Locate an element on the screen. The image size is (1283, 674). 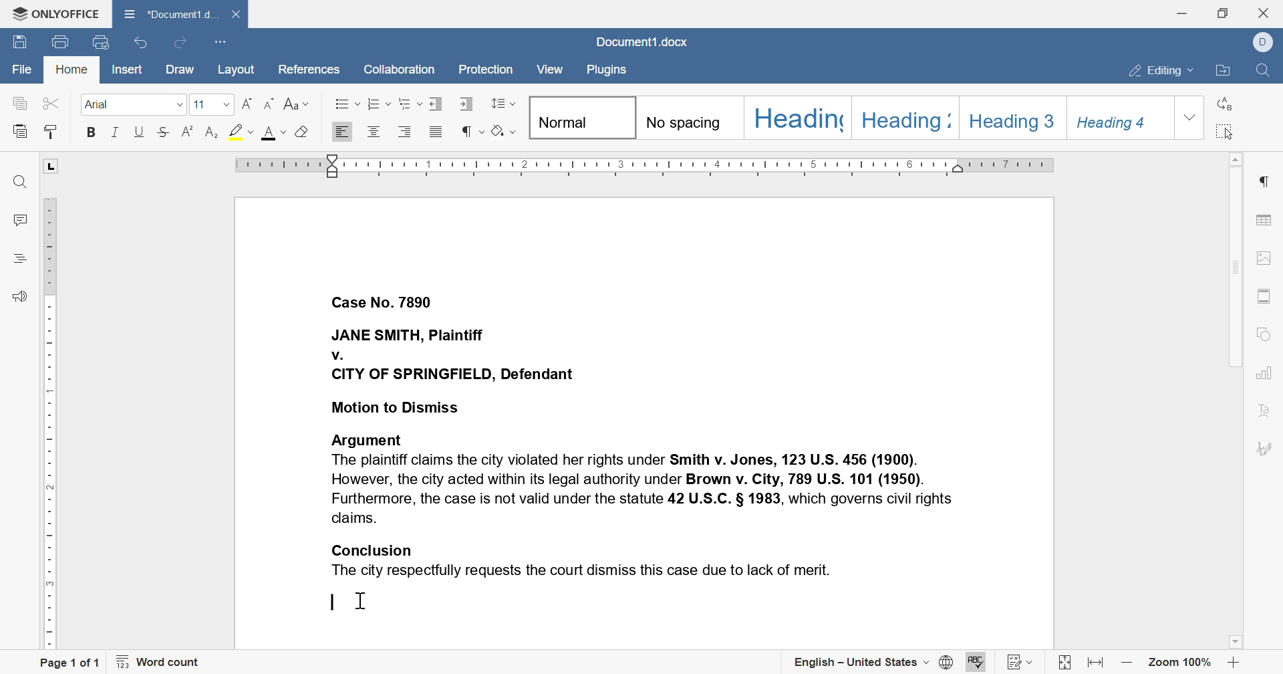
open file location is located at coordinates (1223, 73).